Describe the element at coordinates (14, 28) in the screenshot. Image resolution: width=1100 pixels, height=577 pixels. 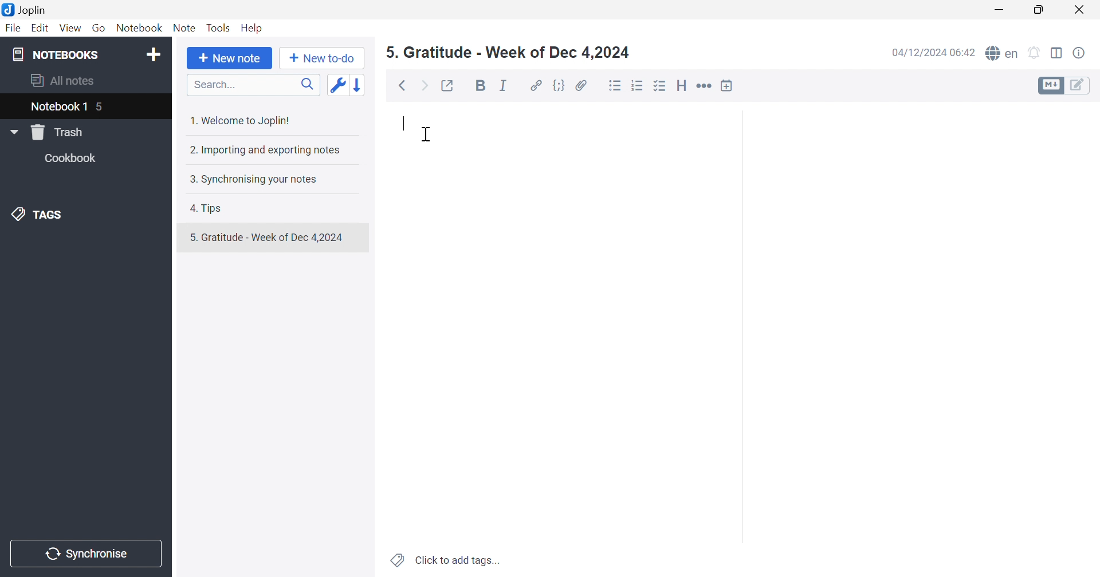
I see `File` at that location.